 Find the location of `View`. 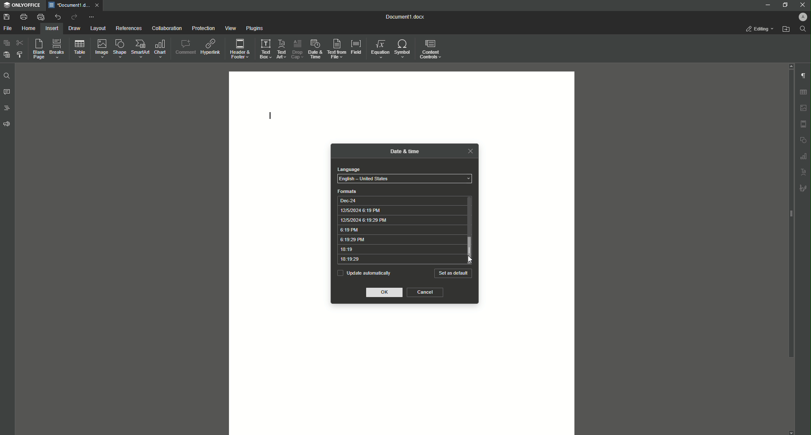

View is located at coordinates (228, 28).